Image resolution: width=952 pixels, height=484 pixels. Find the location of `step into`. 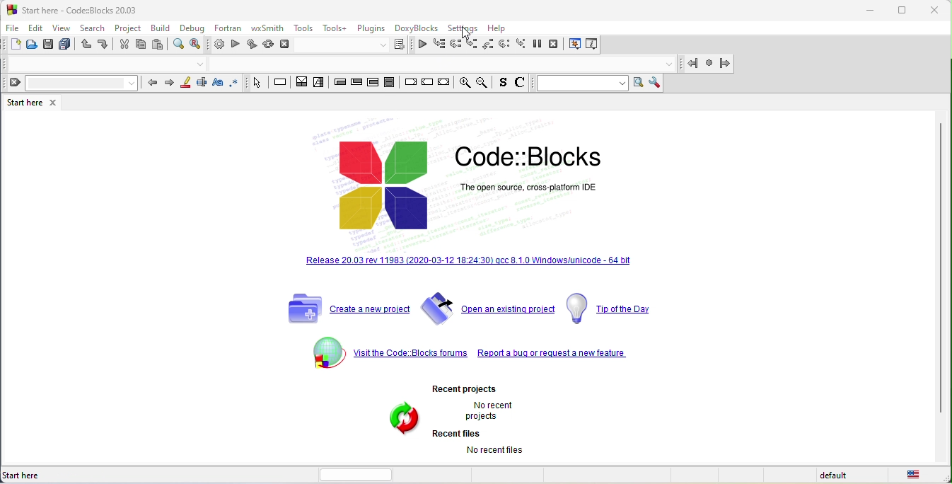

step into is located at coordinates (472, 47).